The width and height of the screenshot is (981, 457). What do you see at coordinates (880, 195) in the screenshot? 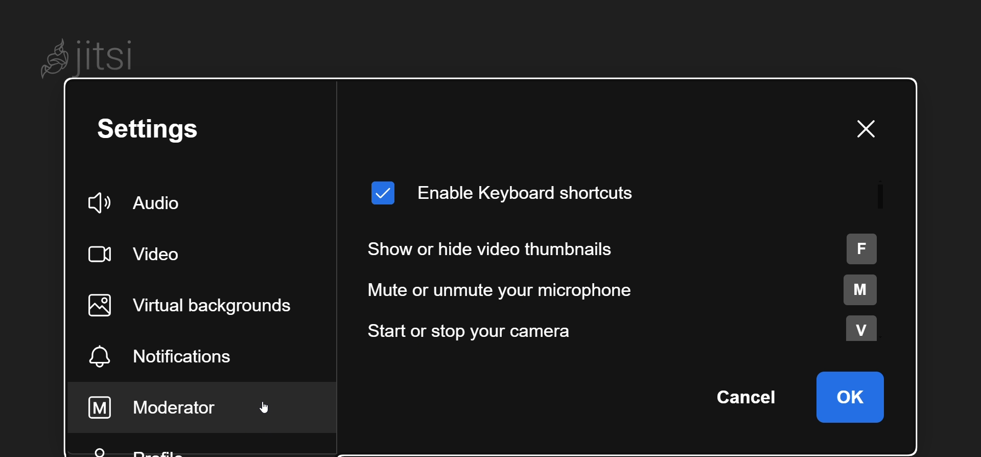
I see `scroll bar` at bounding box center [880, 195].